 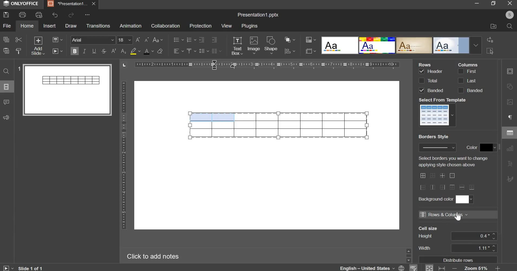 What do you see at coordinates (426, 64) in the screenshot?
I see `Rows` at bounding box center [426, 64].